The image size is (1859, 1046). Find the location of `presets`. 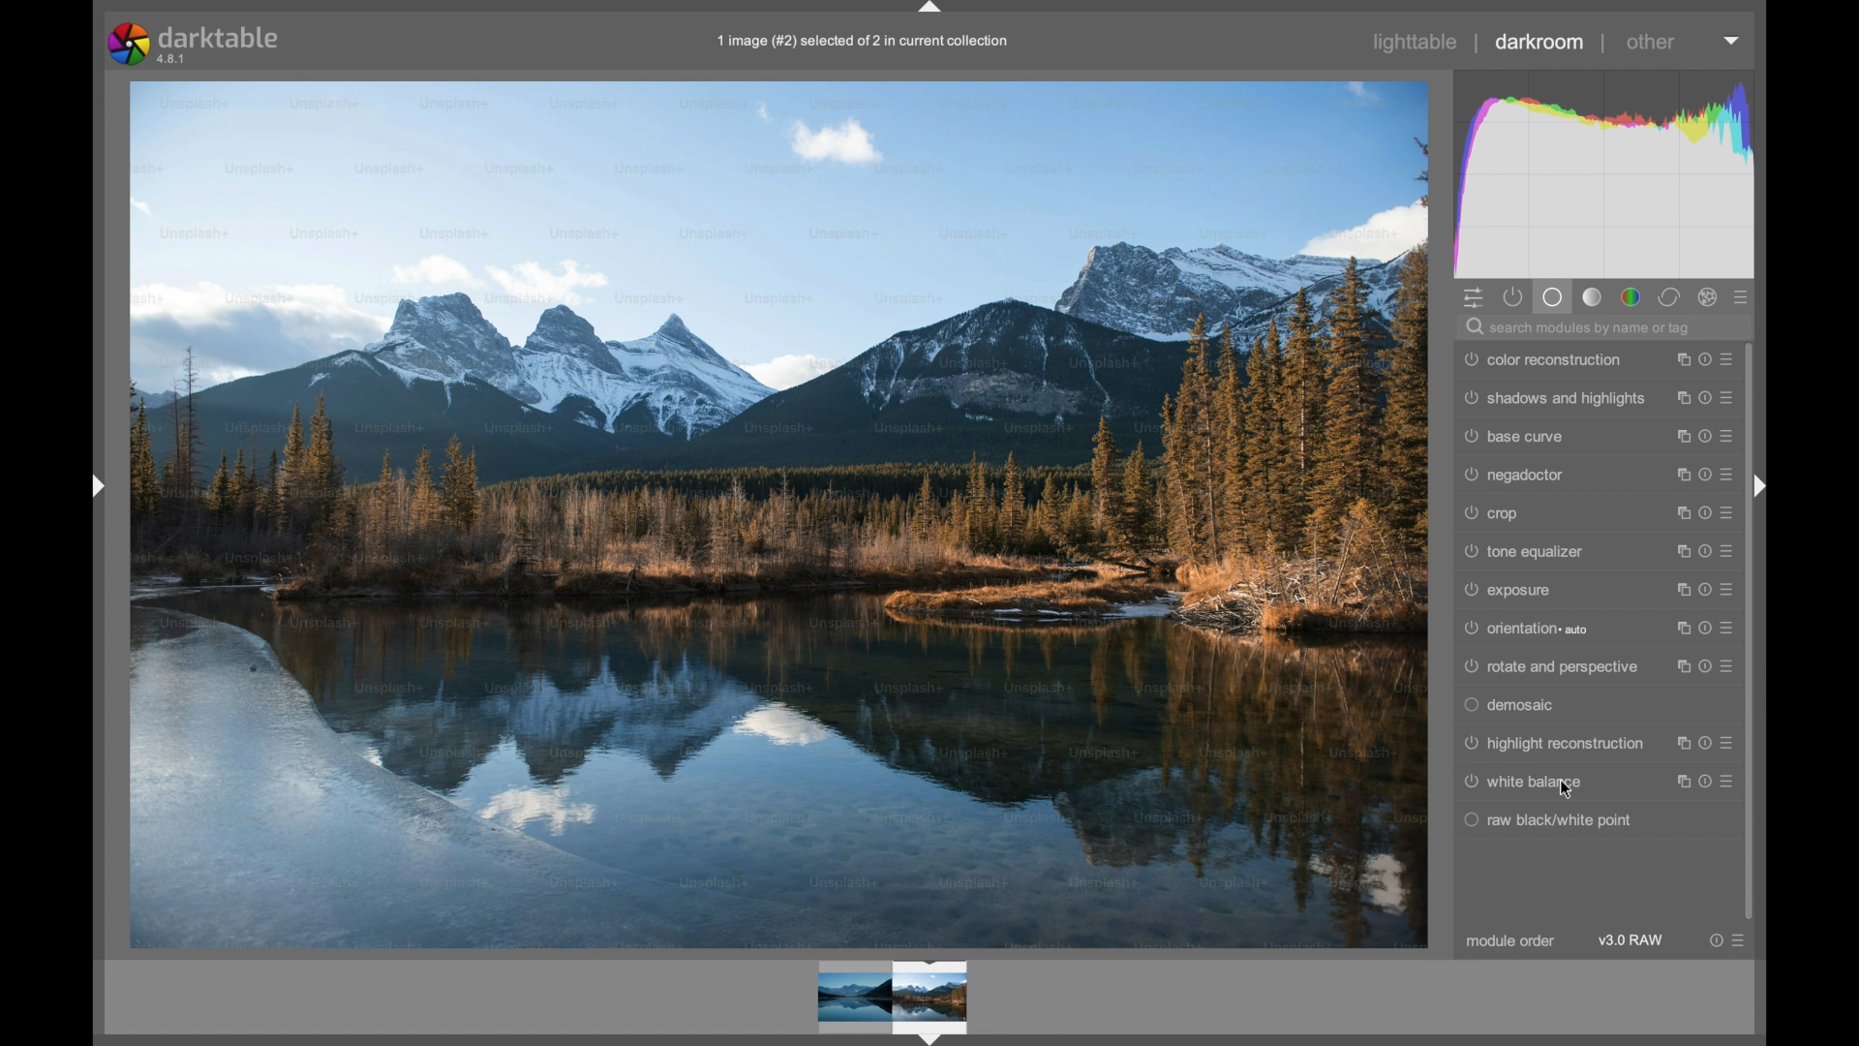

presets is located at coordinates (1731, 512).